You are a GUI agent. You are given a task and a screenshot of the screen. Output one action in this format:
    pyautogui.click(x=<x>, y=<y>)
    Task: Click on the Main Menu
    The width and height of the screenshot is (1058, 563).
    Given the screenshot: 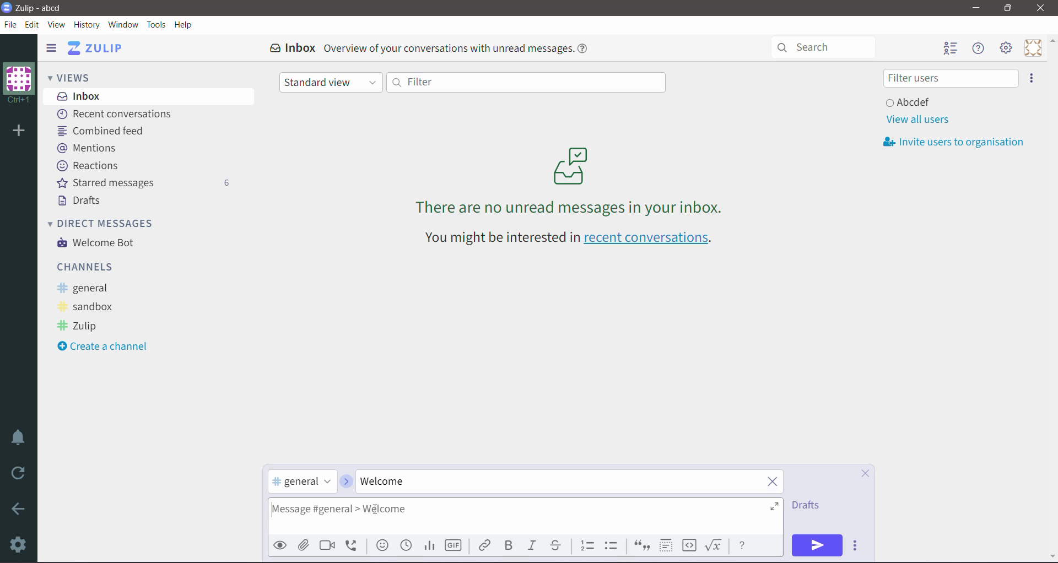 What is the action you would take?
    pyautogui.click(x=1007, y=48)
    